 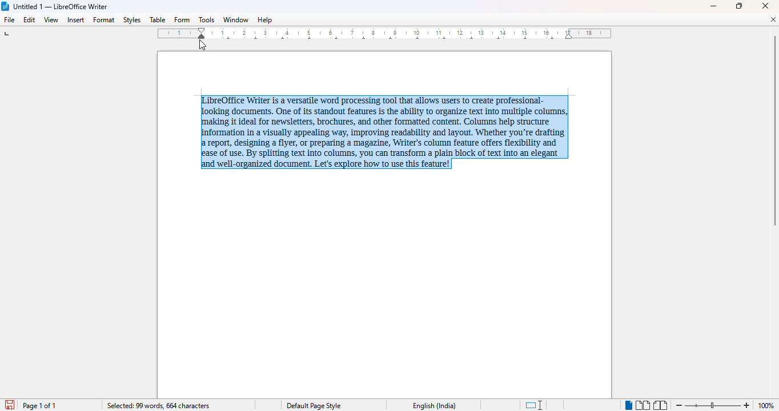 I want to click on page 1 of 1, so click(x=41, y=406).